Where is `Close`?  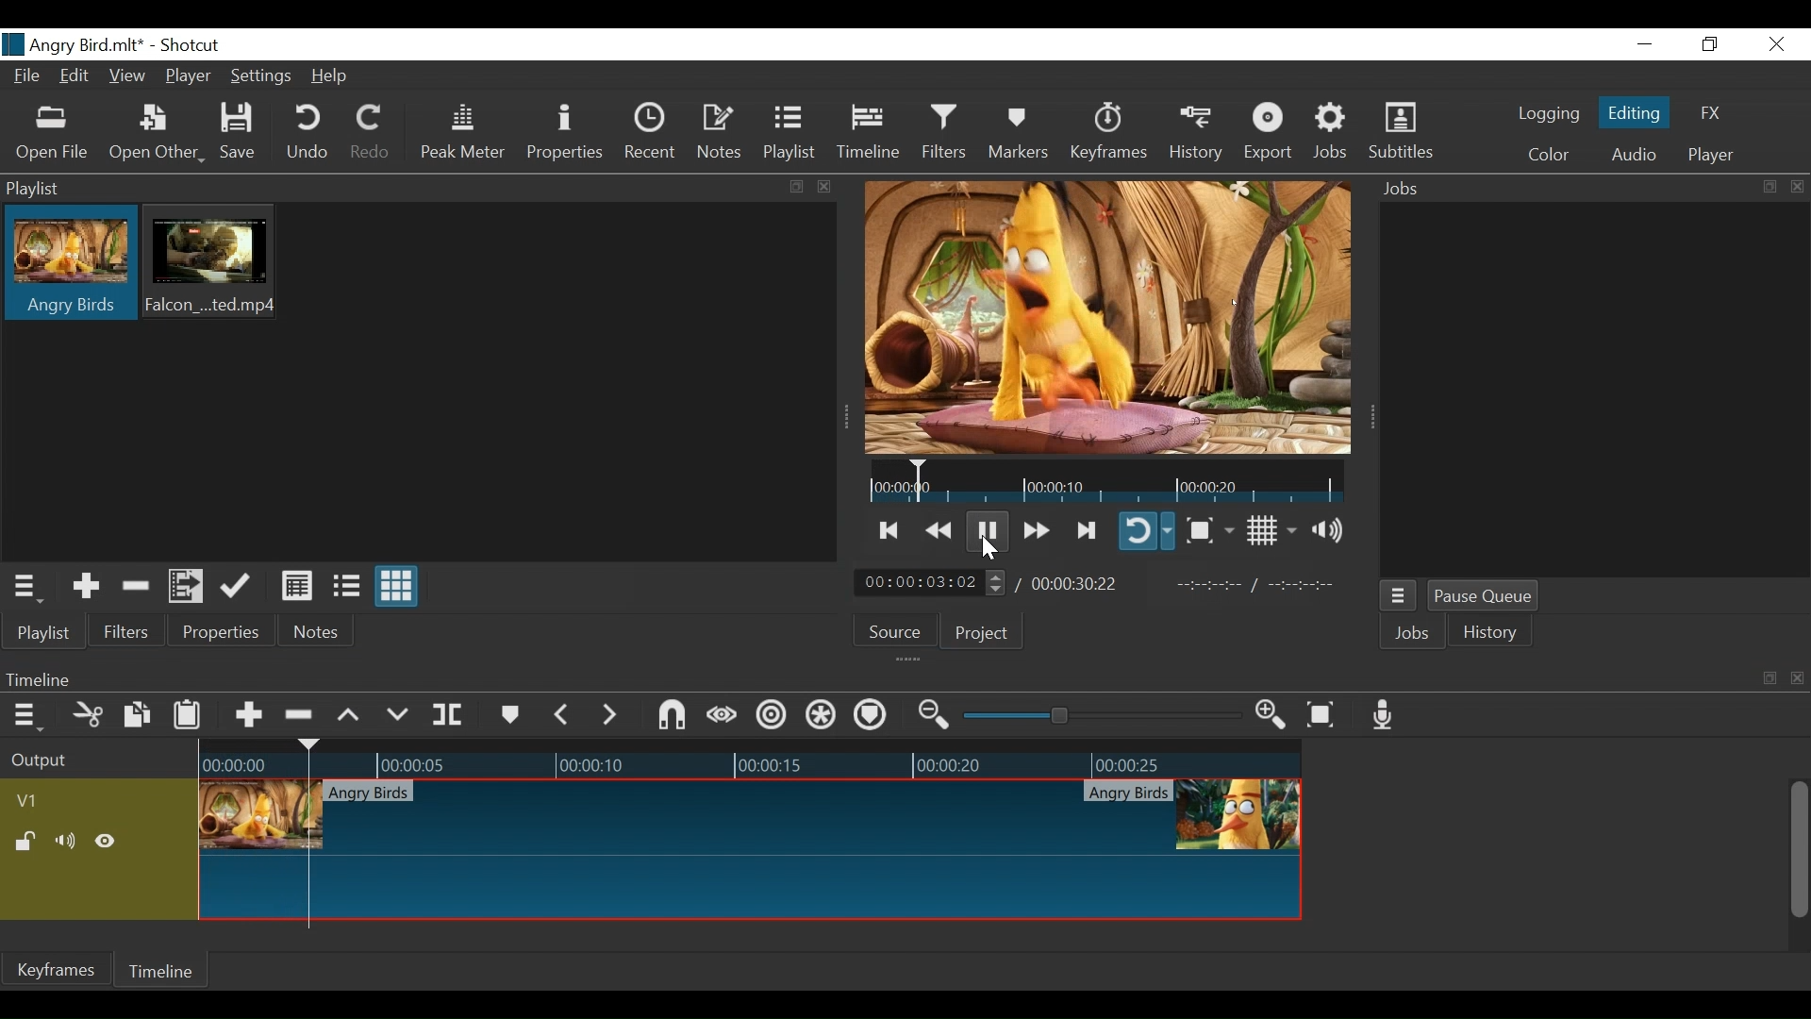
Close is located at coordinates (1776, 45).